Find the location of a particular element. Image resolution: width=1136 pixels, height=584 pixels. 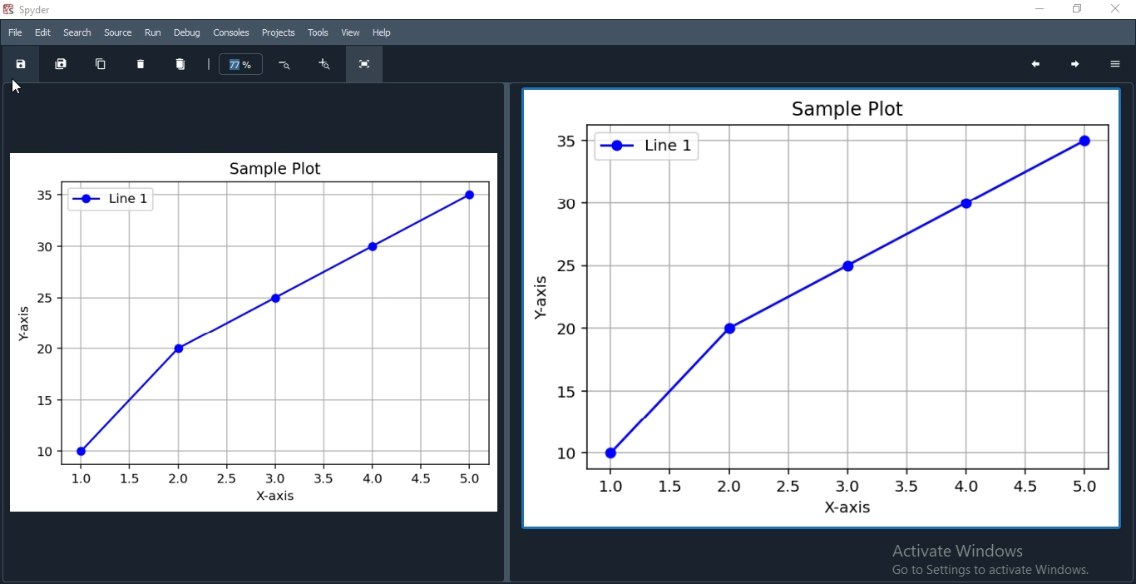

Source is located at coordinates (118, 34).